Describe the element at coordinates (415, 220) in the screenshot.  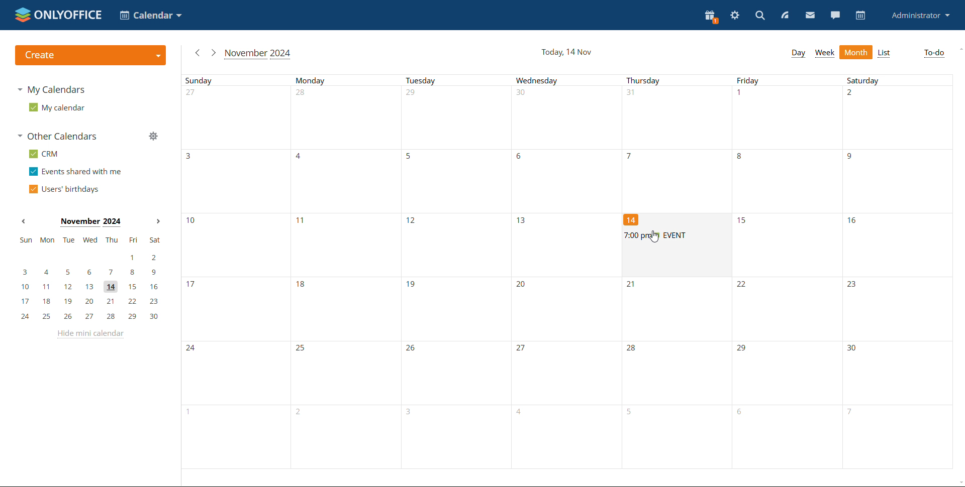
I see `number` at that location.